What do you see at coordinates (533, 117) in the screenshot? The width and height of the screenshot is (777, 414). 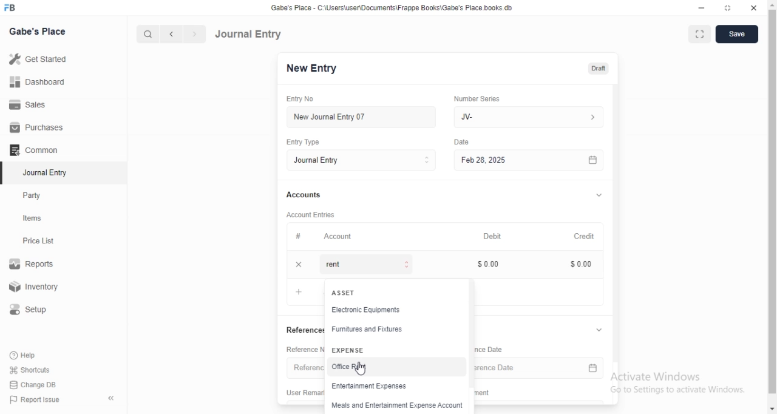 I see `JV-` at bounding box center [533, 117].